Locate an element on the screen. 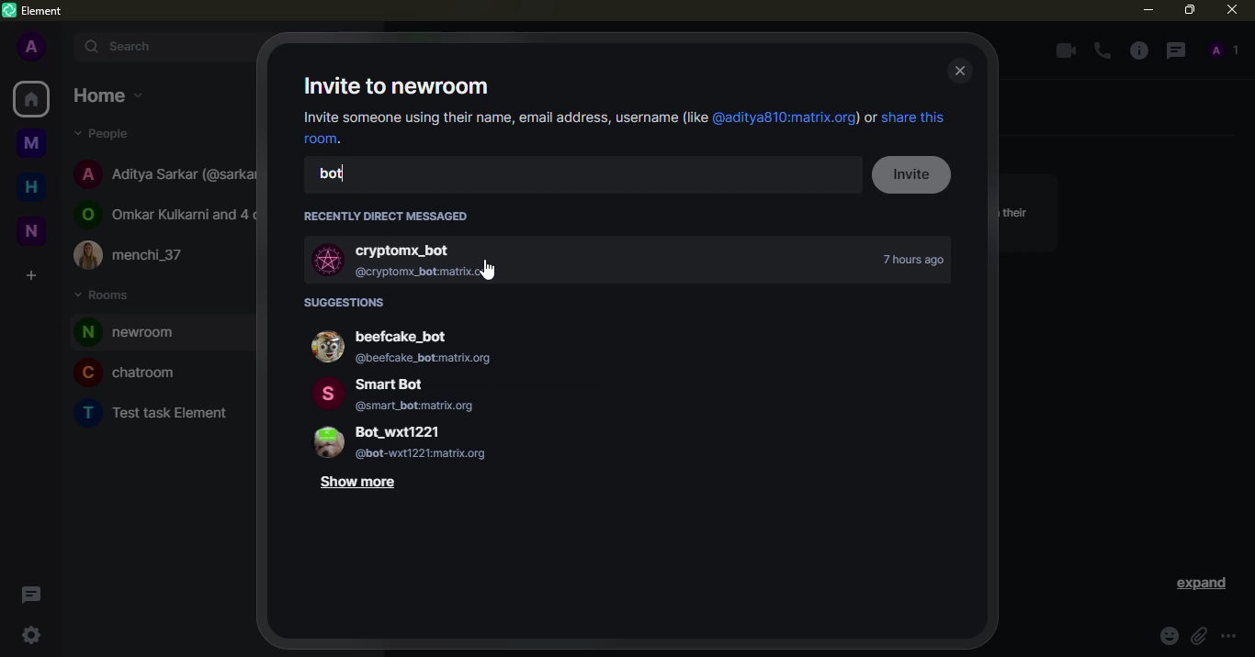  bot is located at coordinates (348, 174).